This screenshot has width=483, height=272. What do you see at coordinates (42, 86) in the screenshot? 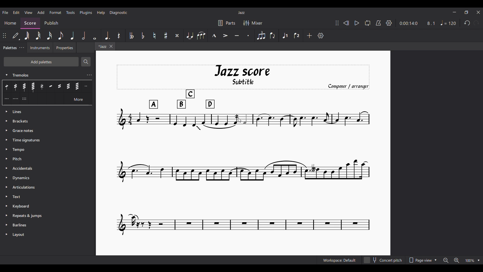
I see `Buzz roll, selection highlighted` at bounding box center [42, 86].